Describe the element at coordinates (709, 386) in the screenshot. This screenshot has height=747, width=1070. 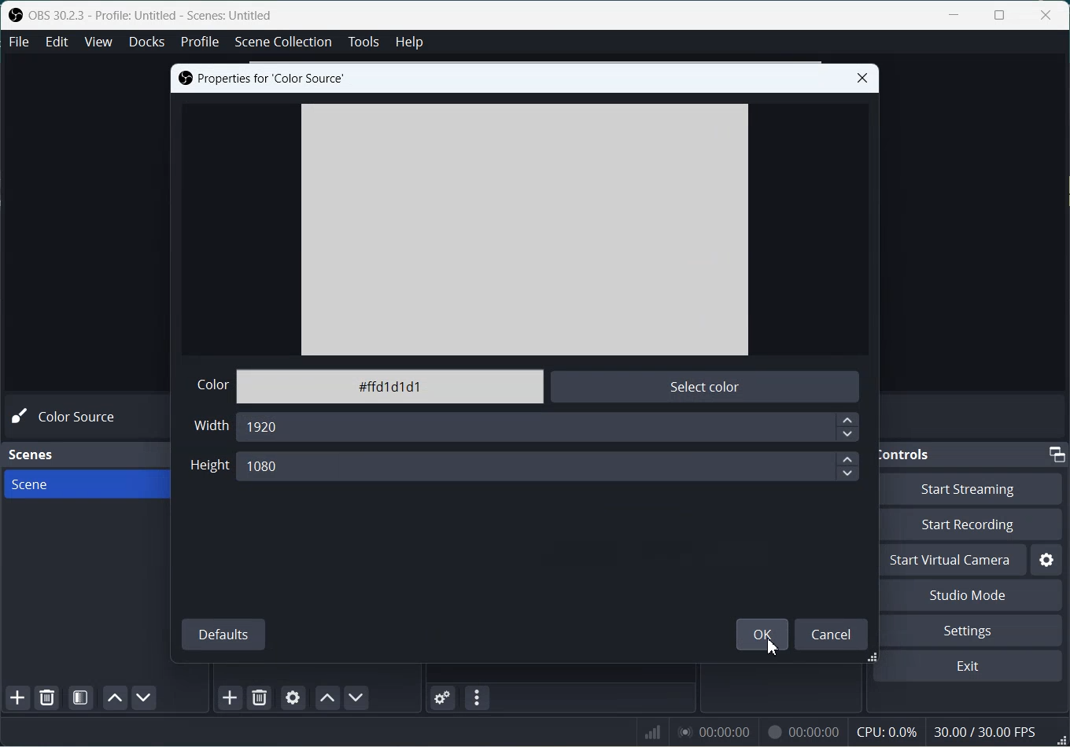
I see `Select color` at that location.